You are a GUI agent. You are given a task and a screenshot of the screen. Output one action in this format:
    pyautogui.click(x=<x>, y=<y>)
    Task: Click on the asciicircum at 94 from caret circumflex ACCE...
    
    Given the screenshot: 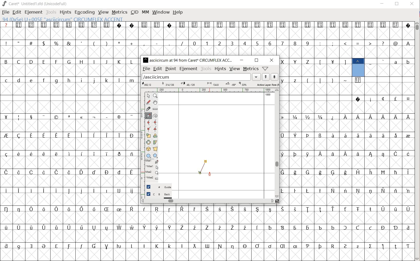 What is the action you would take?
    pyautogui.click(x=188, y=59)
    